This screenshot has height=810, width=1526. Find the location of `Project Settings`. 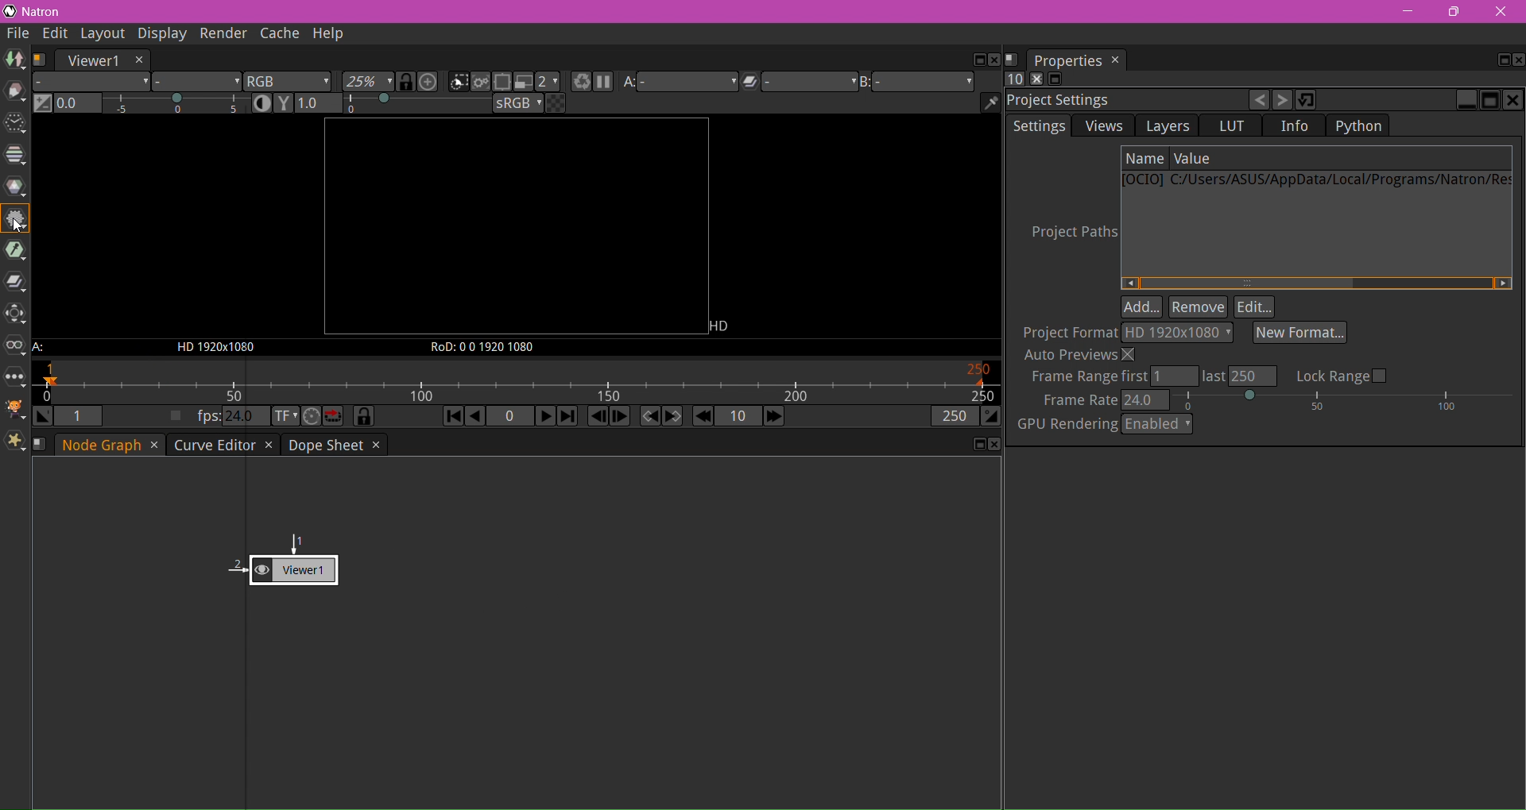

Project Settings is located at coordinates (1063, 101).